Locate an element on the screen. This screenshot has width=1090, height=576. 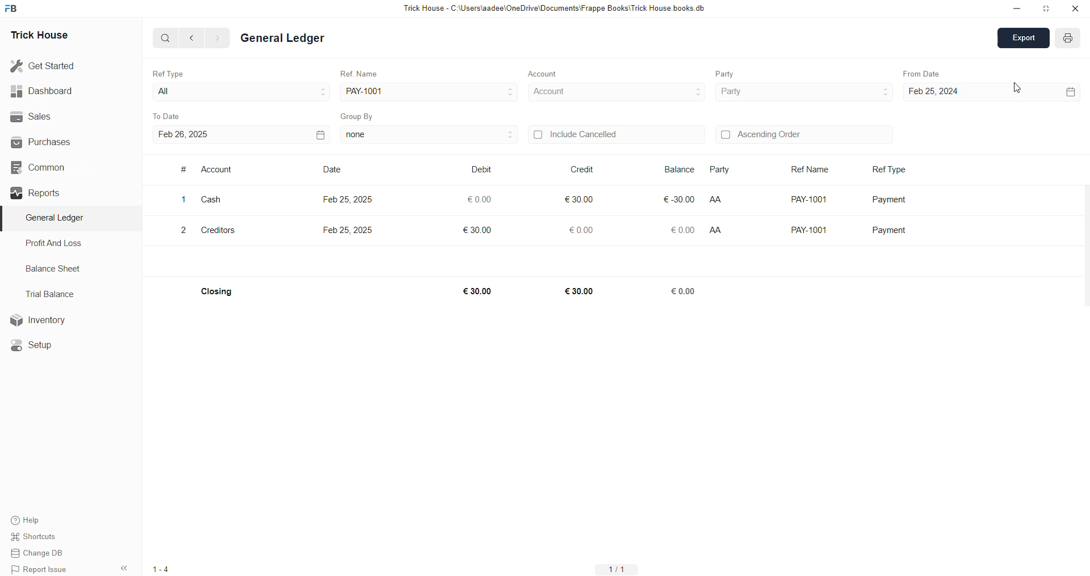
Balance is located at coordinates (683, 169).